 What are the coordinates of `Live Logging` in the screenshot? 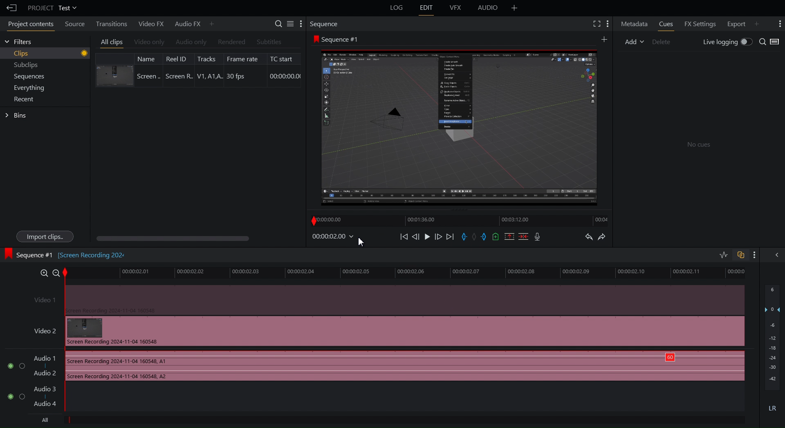 It's located at (726, 42).